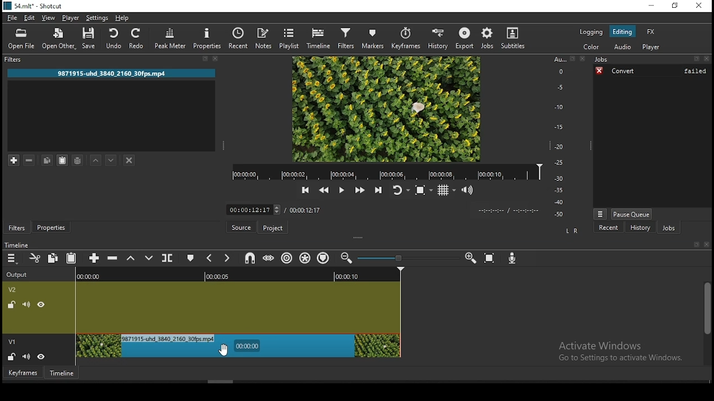 The image size is (714, 401). I want to click on audio, so click(623, 47).